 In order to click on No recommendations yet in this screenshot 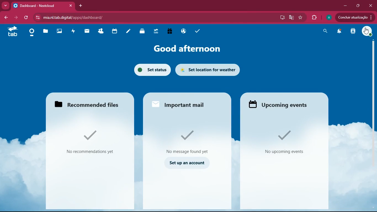, I will do `click(89, 142)`.